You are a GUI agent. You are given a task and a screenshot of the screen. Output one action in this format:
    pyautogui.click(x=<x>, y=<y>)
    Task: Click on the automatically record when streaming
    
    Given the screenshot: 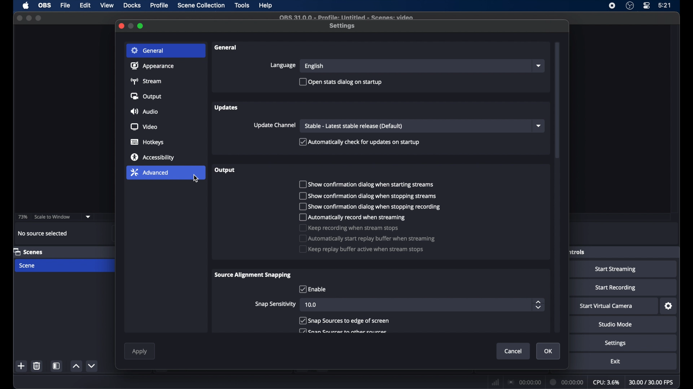 What is the action you would take?
    pyautogui.click(x=353, y=217)
    